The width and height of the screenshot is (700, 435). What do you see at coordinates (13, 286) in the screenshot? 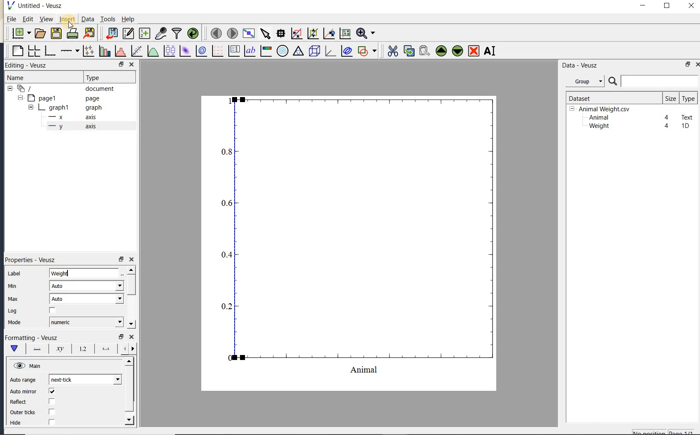
I see `Min` at bounding box center [13, 286].